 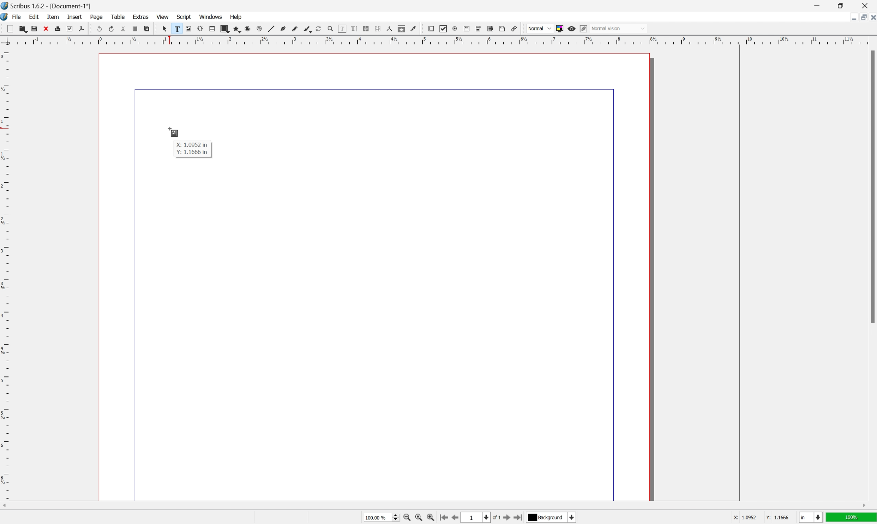 I want to click on select current zoom level, so click(x=382, y=519).